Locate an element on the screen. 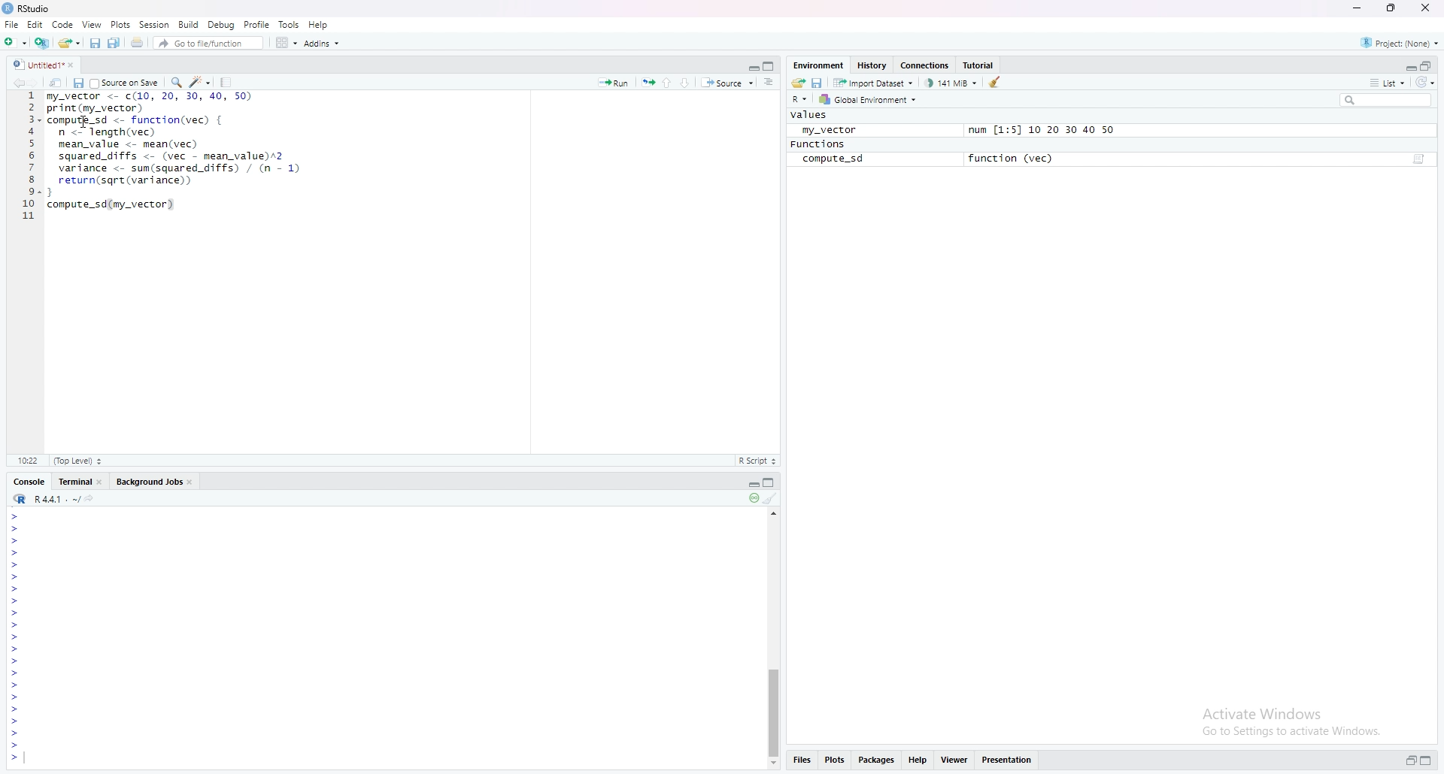  Go to previous section/chunk (Ctrl + pgUP) is located at coordinates (668, 81).